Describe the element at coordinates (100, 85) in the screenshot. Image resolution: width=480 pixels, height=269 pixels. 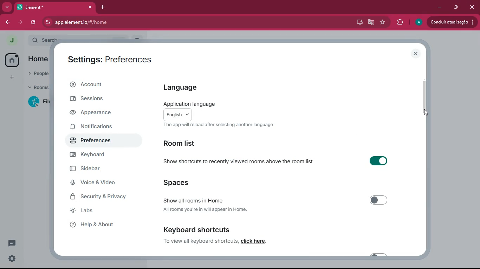
I see `account` at that location.